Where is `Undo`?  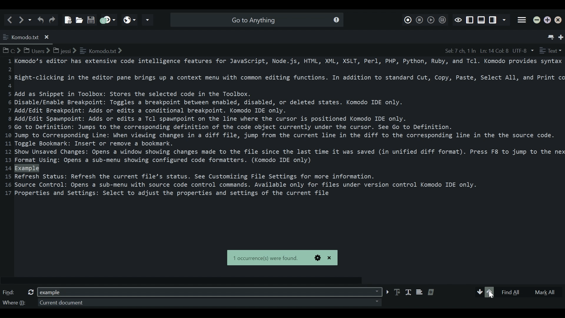 Undo is located at coordinates (40, 19).